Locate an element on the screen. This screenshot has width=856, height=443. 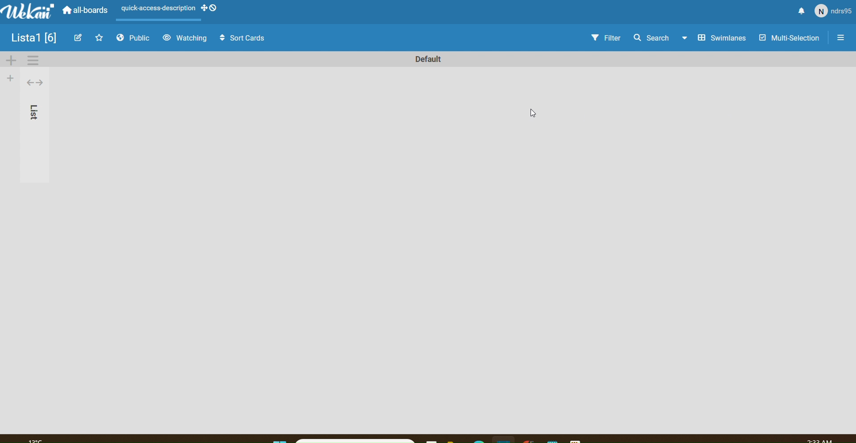
desktop drag handles is located at coordinates (212, 9).